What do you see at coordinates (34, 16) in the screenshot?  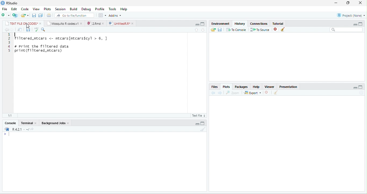 I see `save` at bounding box center [34, 16].